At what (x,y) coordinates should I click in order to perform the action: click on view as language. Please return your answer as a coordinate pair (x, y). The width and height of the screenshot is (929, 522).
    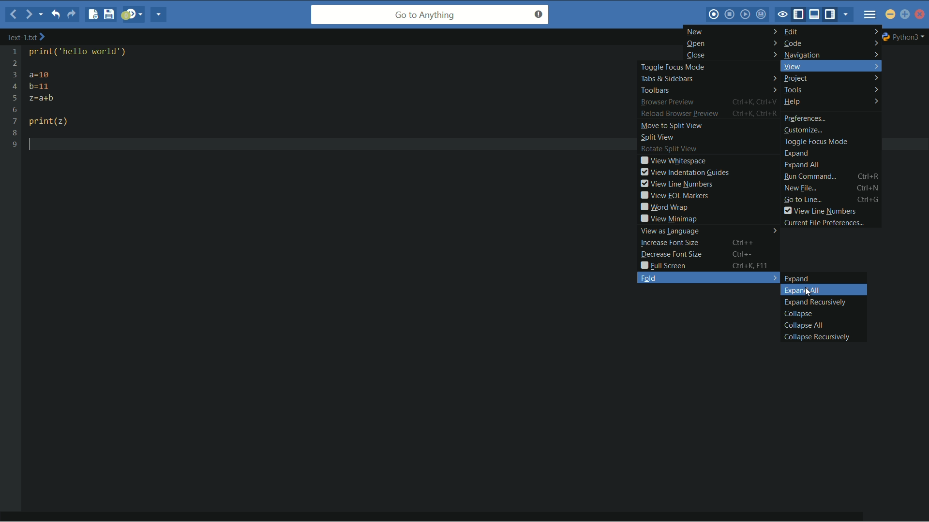
    Looking at the image, I should click on (706, 231).